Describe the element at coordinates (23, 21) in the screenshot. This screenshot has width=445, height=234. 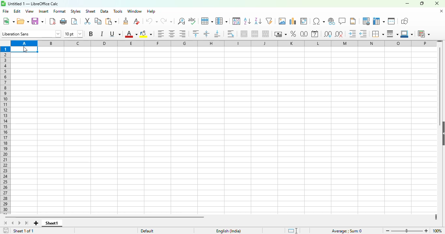
I see `open` at that location.